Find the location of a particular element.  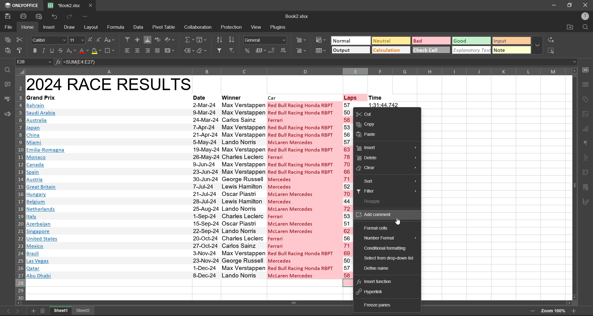

clear is located at coordinates (201, 50).